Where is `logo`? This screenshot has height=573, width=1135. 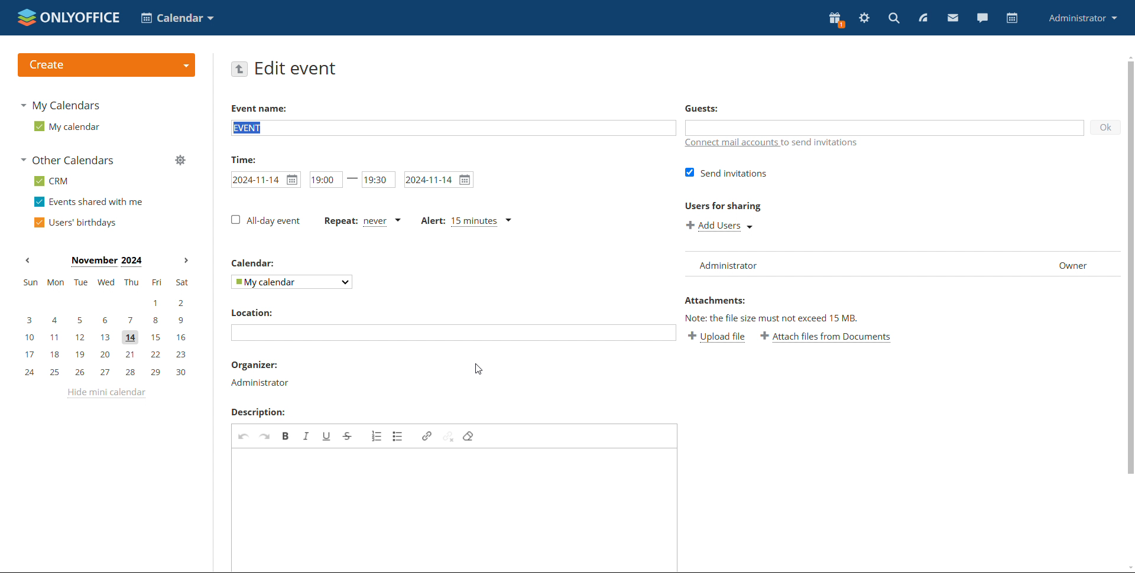 logo is located at coordinates (69, 18).